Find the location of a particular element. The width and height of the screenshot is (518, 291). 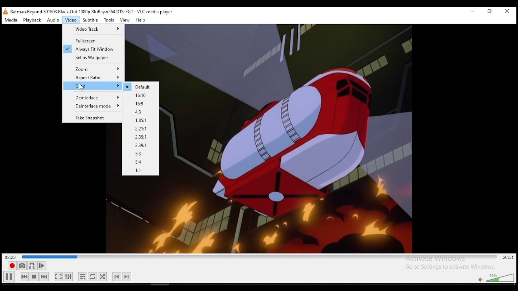

Zoom is located at coordinates (93, 69).